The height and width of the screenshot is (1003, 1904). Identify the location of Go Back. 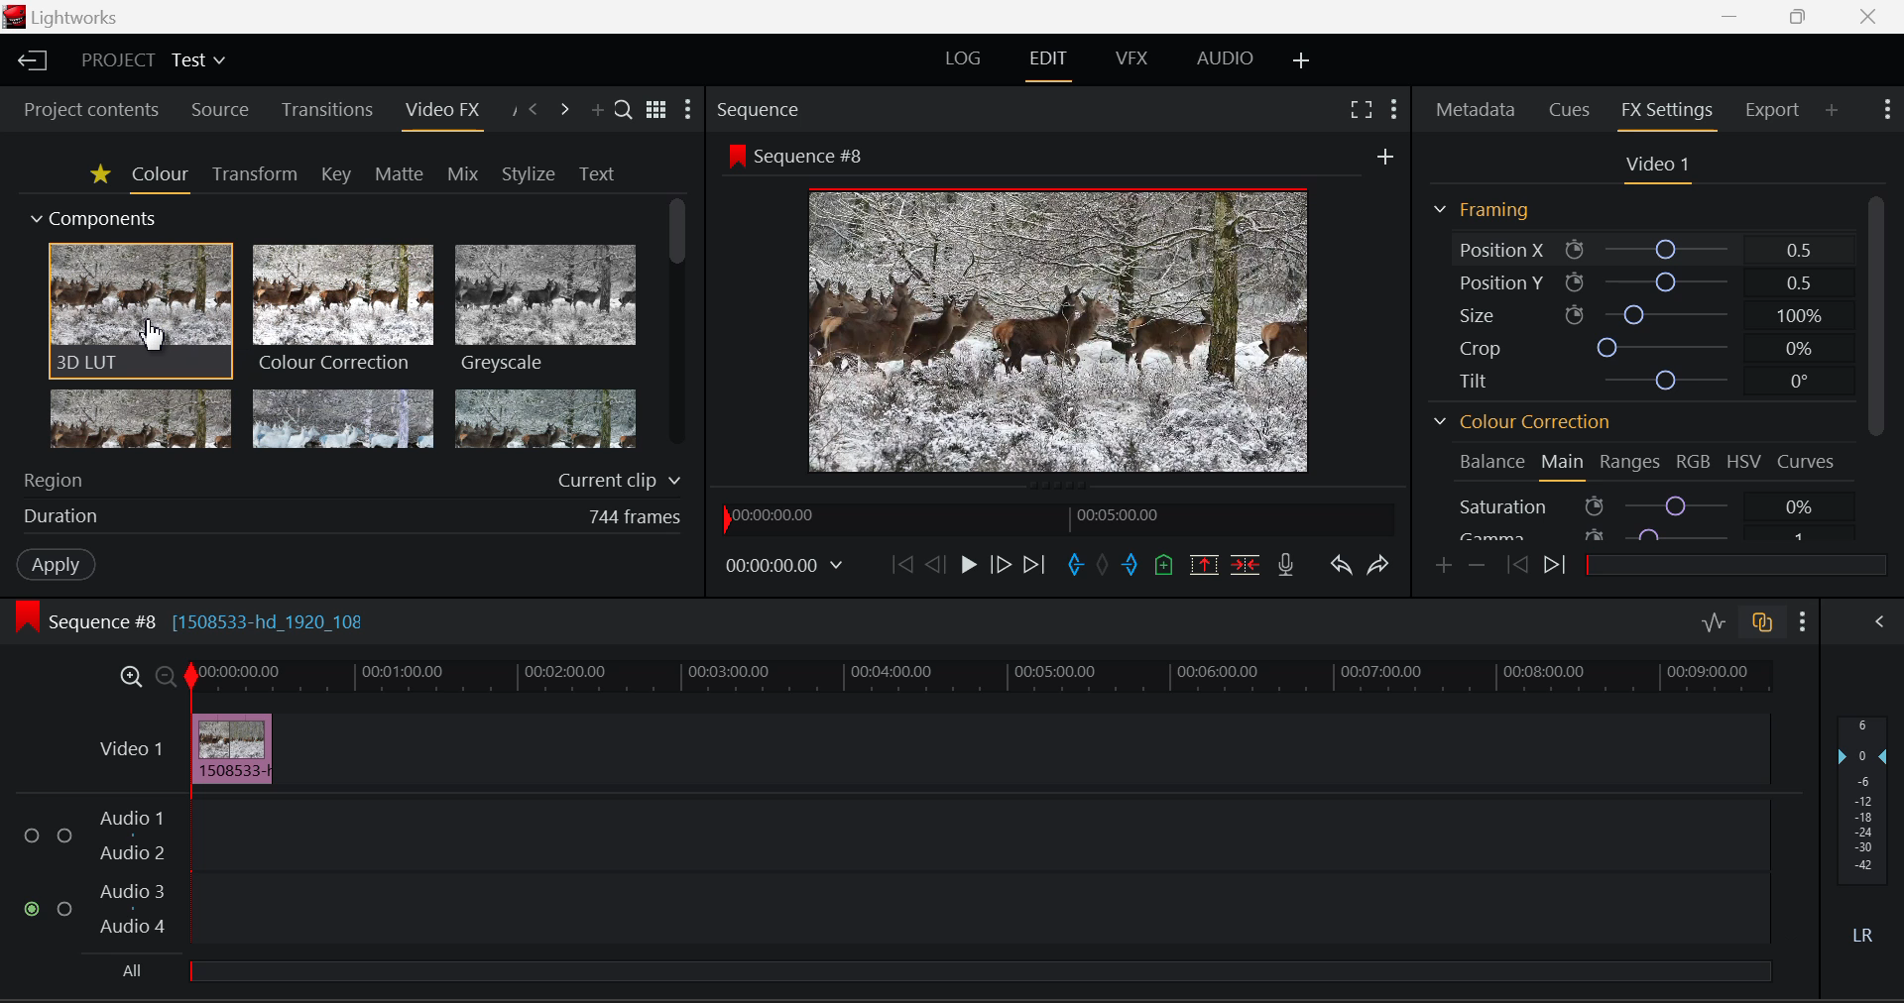
(935, 568).